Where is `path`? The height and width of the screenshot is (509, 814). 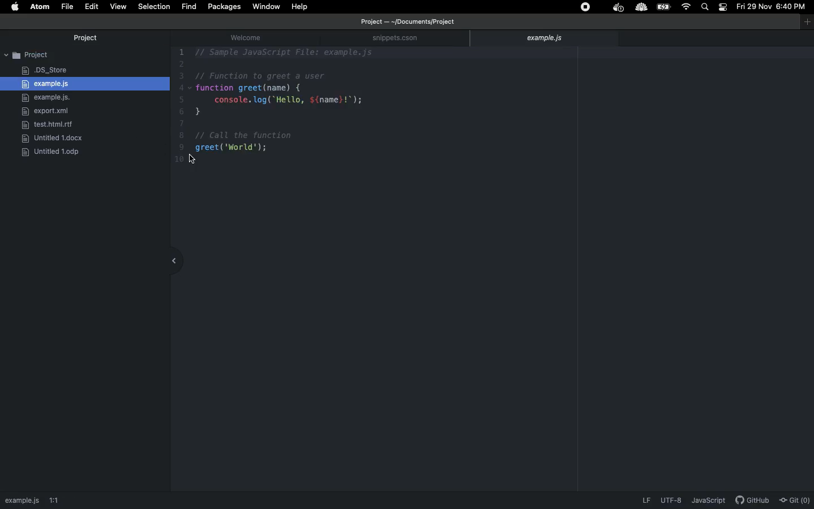 path is located at coordinates (22, 499).